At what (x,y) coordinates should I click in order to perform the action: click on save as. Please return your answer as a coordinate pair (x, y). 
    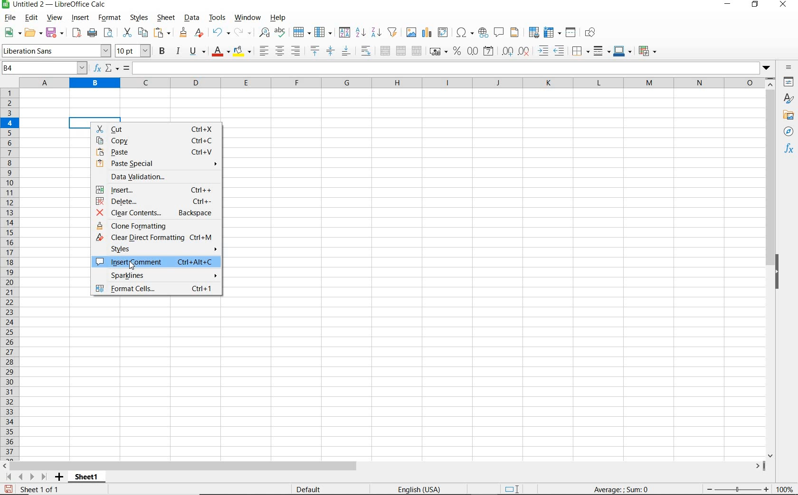
    Looking at the image, I should click on (9, 490).